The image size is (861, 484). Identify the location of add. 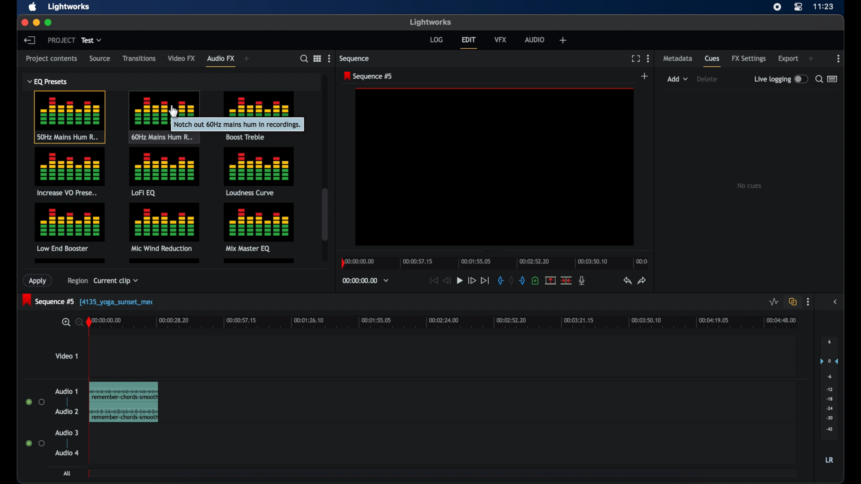
(811, 59).